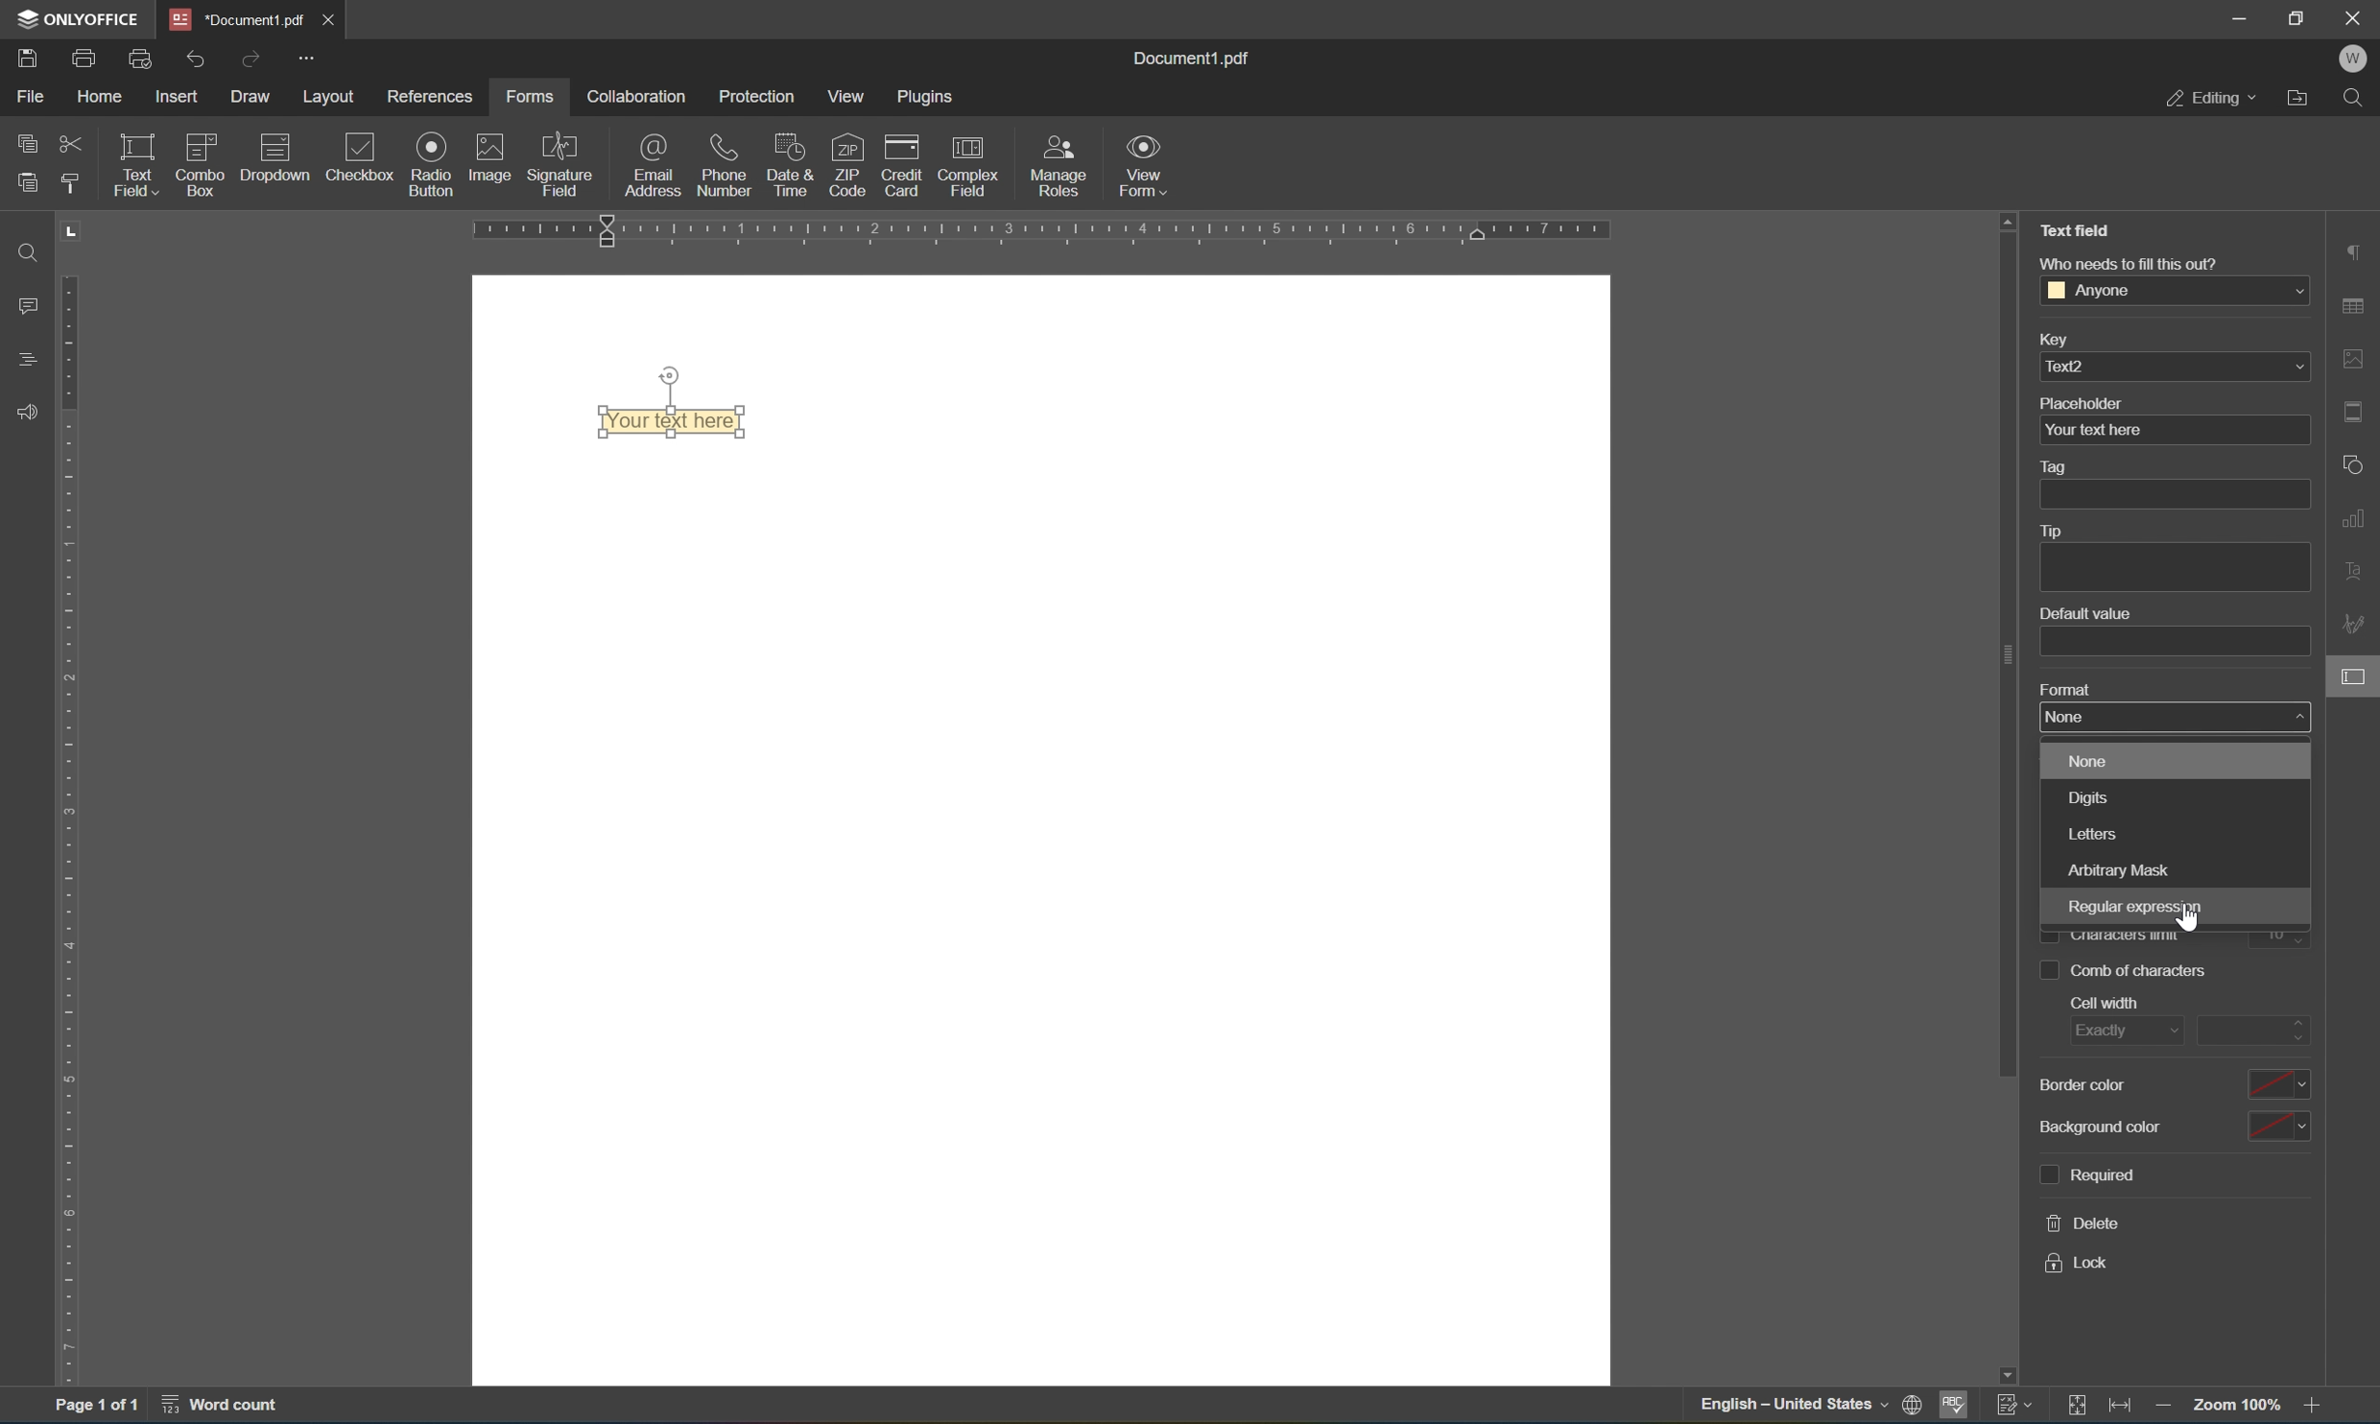  What do you see at coordinates (2079, 1222) in the screenshot?
I see `delete` at bounding box center [2079, 1222].